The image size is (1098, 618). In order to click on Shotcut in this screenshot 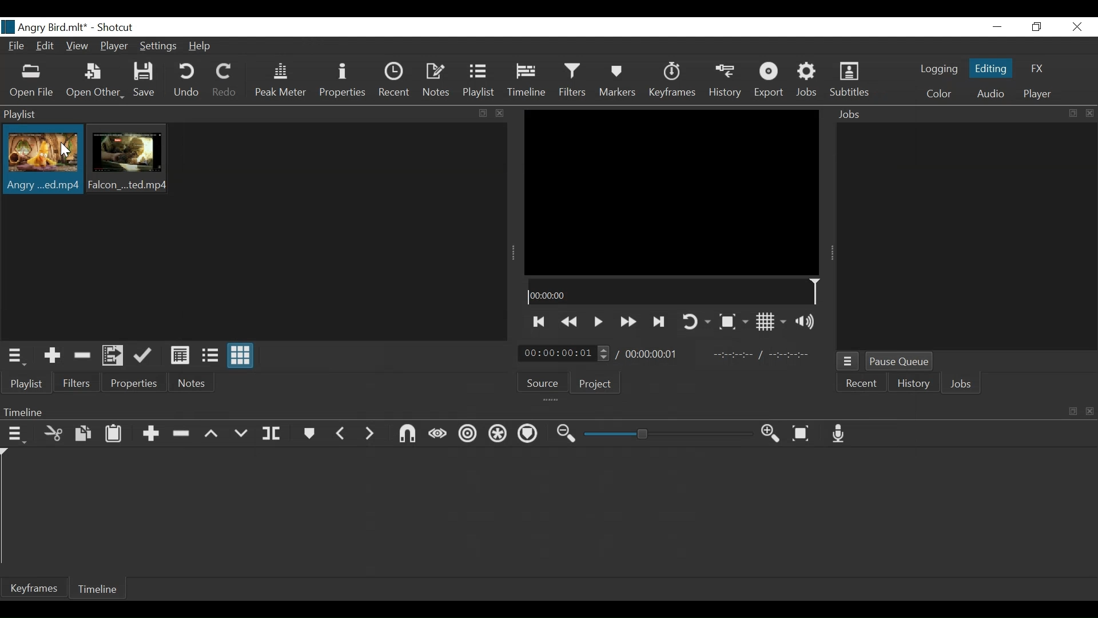, I will do `click(118, 27)`.